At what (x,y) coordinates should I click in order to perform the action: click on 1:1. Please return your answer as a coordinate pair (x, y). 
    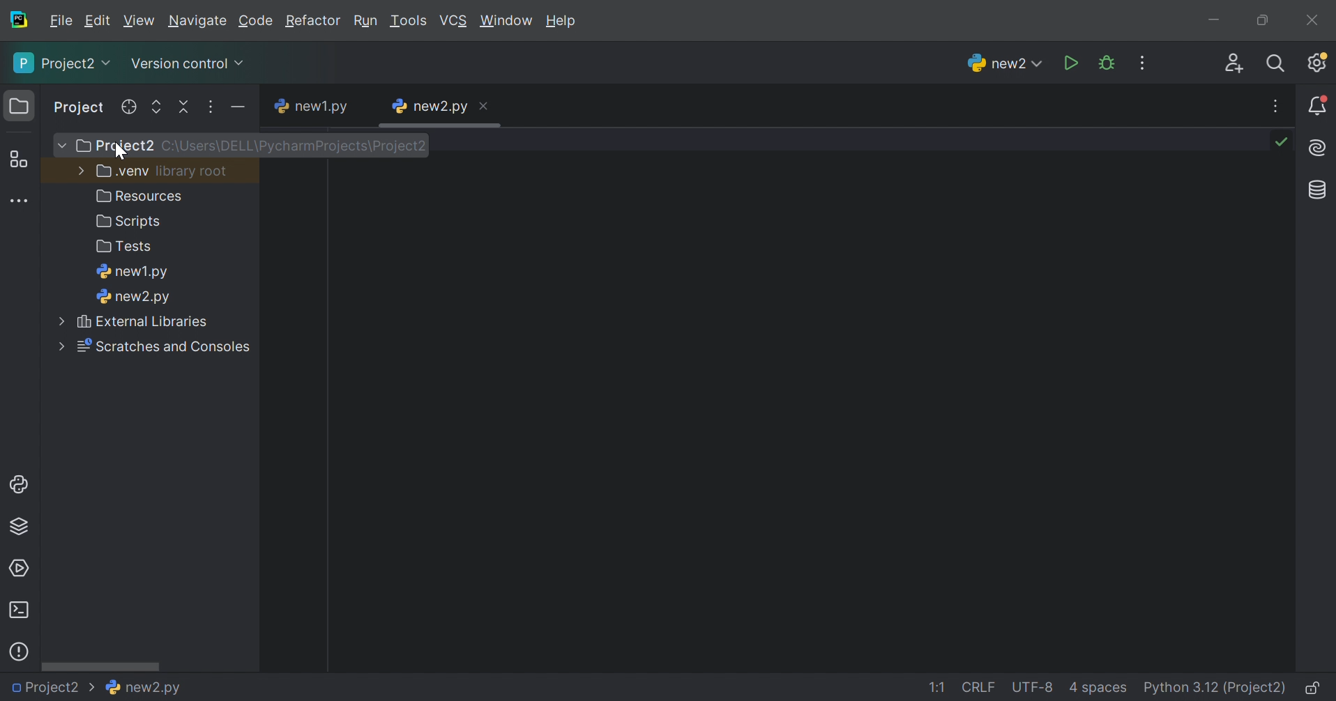
    Looking at the image, I should click on (941, 688).